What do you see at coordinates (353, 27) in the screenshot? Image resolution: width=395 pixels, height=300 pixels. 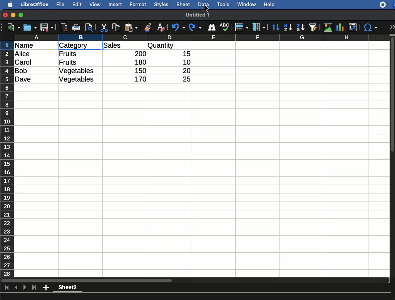 I see `pivot table` at bounding box center [353, 27].